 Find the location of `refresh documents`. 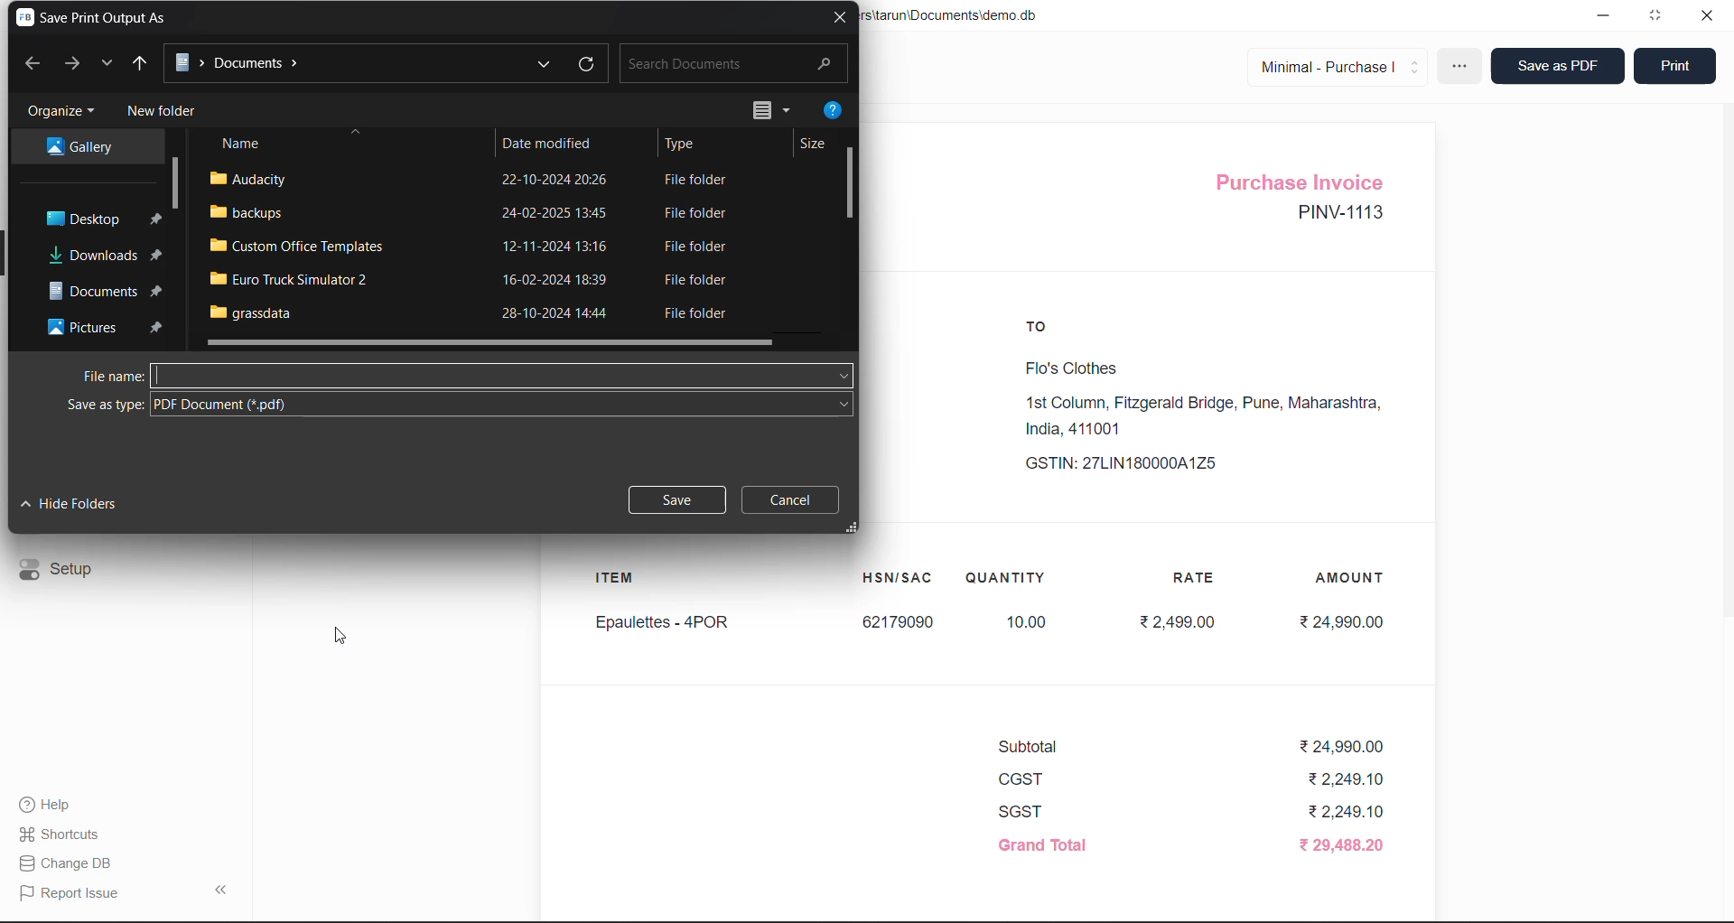

refresh documents is located at coordinates (588, 62).